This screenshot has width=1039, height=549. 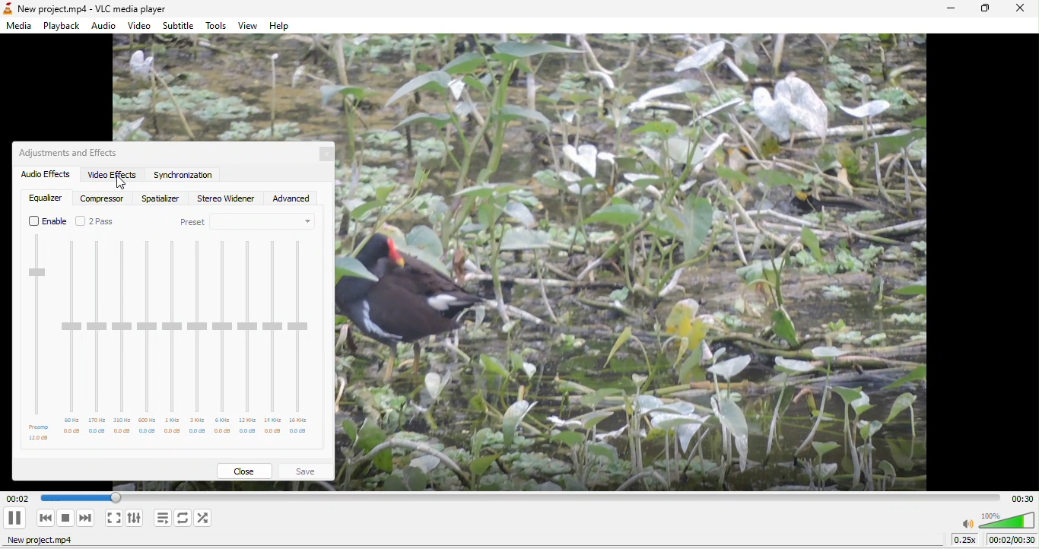 I want to click on help, so click(x=284, y=27).